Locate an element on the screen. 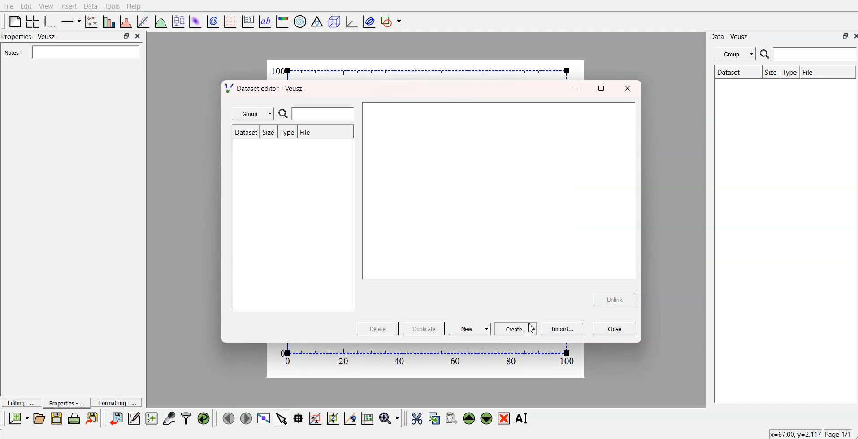 Image resolution: width=858 pixels, height=439 pixels. Search bar is located at coordinates (816, 54).